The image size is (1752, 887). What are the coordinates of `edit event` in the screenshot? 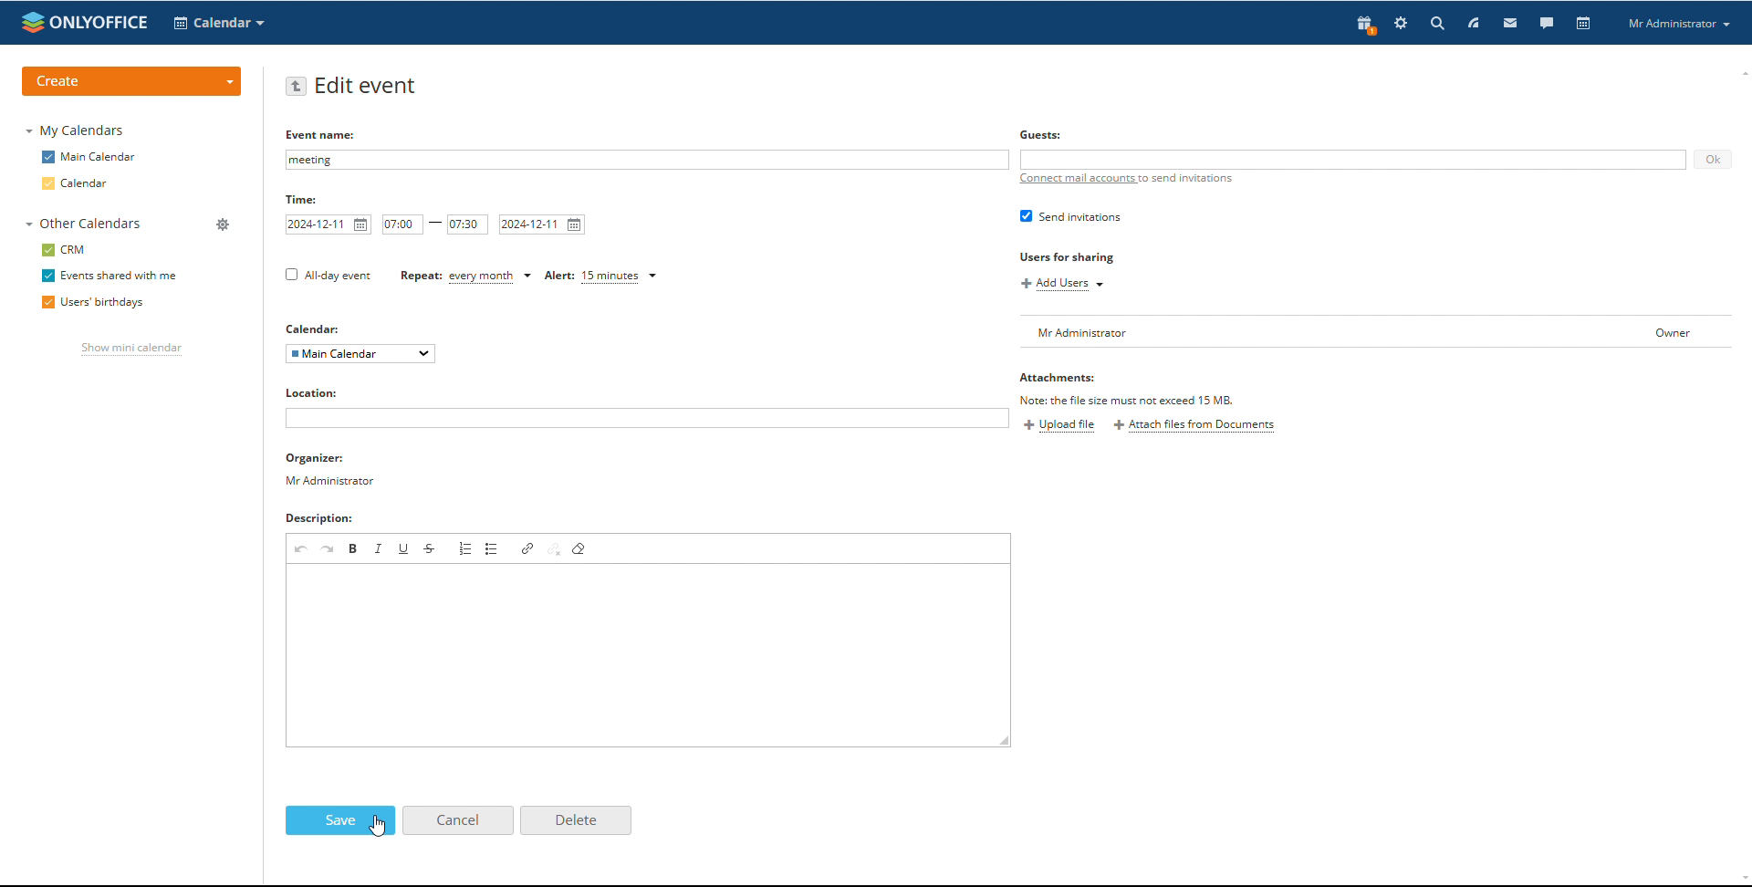 It's located at (367, 87).